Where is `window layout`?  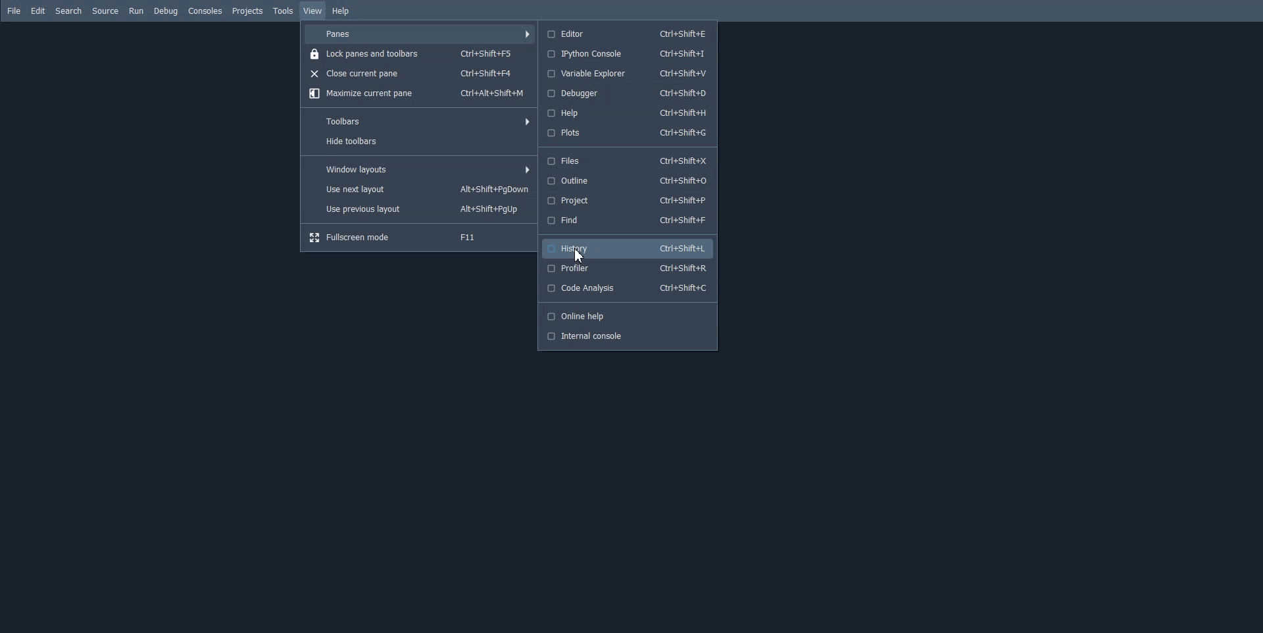 window layout is located at coordinates (419, 169).